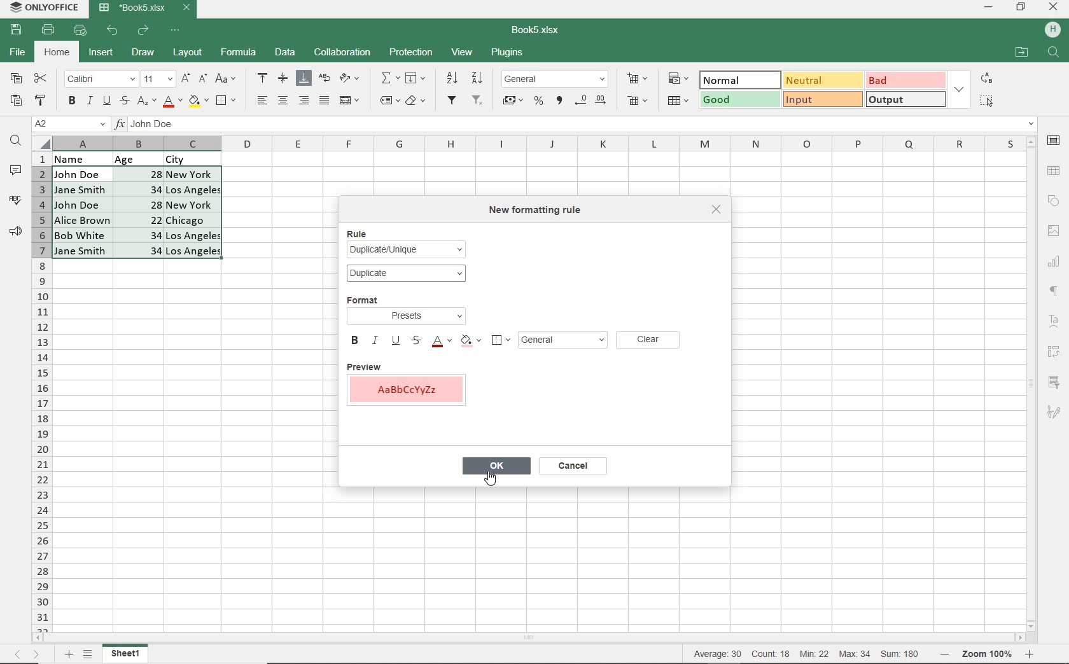  Describe the element at coordinates (375, 341) in the screenshot. I see `ITALIC` at that location.